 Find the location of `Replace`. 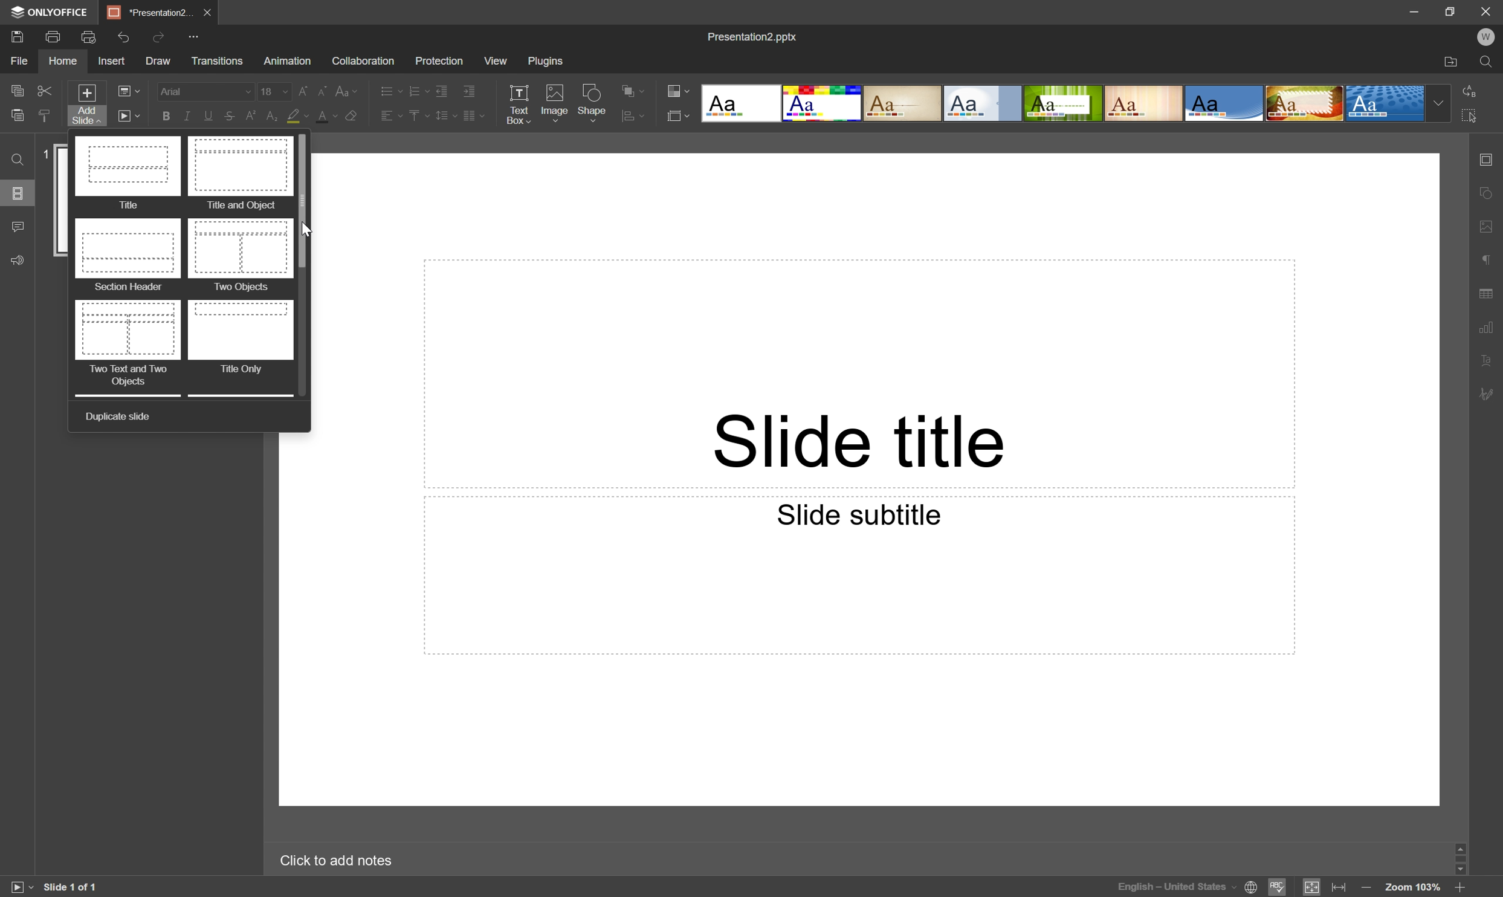

Replace is located at coordinates (1474, 91).